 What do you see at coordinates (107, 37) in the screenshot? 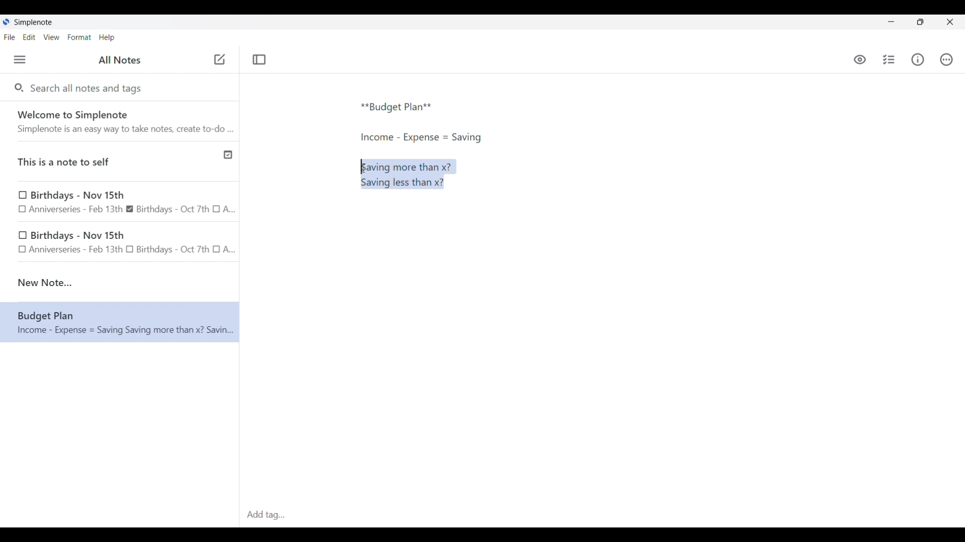
I see `Help menu` at bounding box center [107, 37].